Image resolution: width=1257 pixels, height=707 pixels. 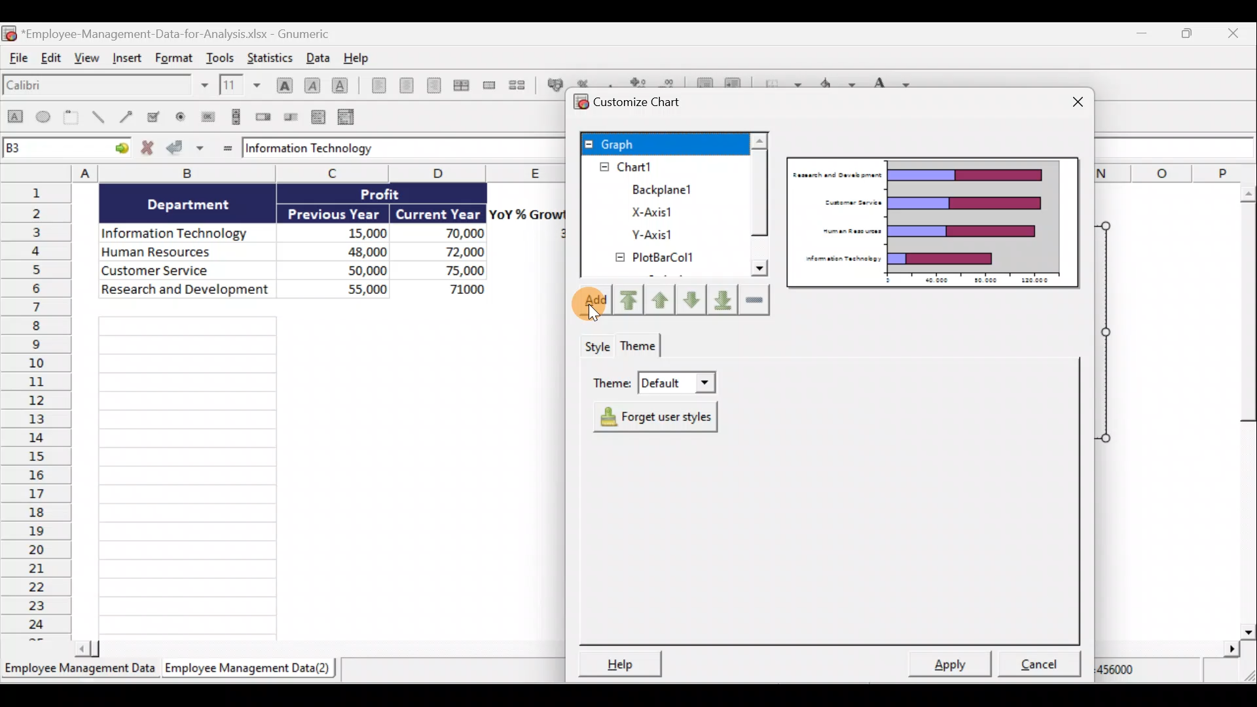 I want to click on Theme, so click(x=654, y=384).